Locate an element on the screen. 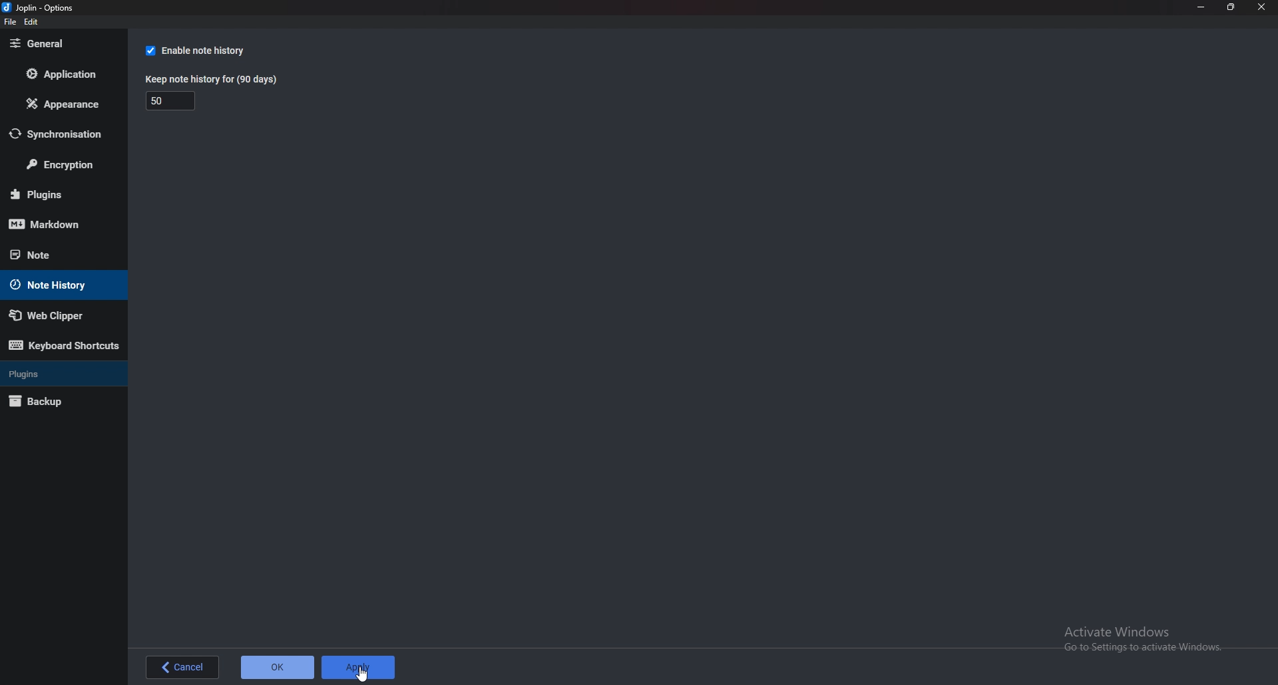  Encryption is located at coordinates (61, 166).